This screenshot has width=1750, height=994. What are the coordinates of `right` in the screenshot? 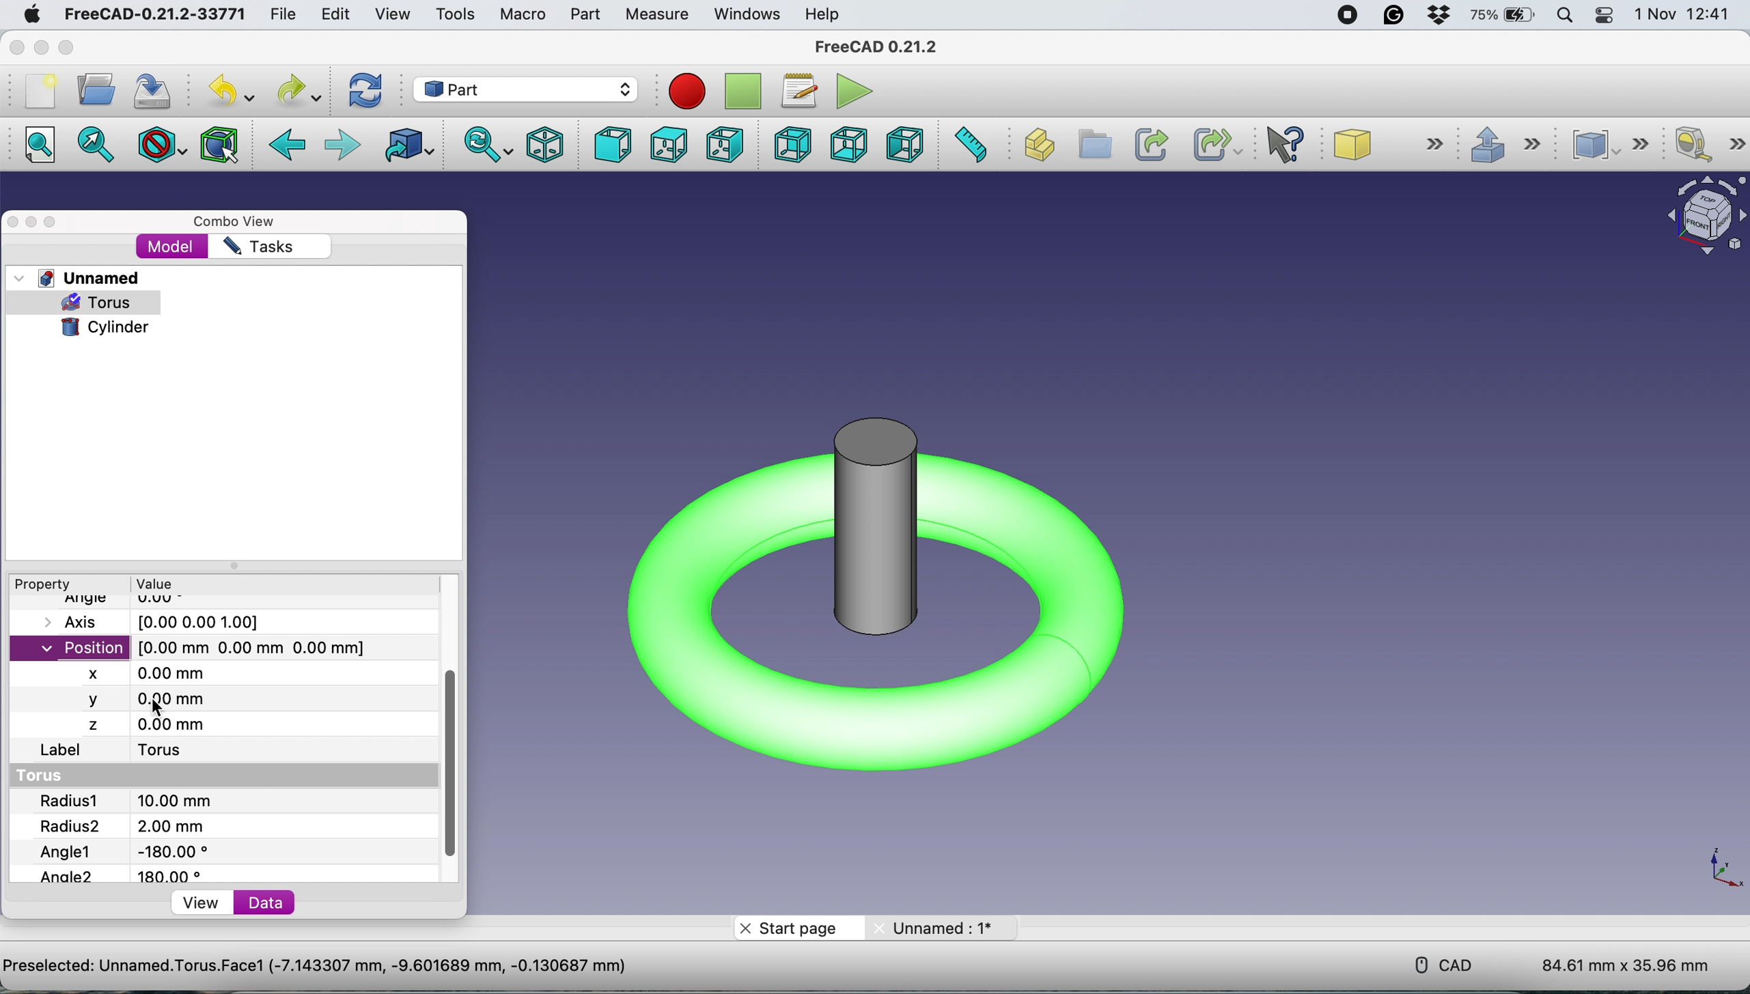 It's located at (722, 145).